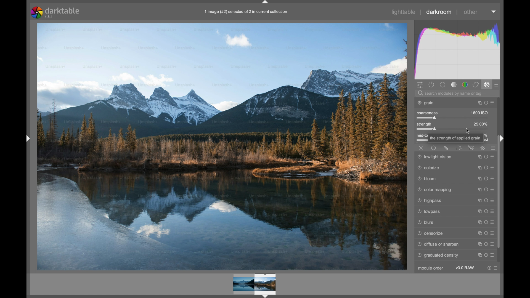 The image size is (530, 298). Describe the element at coordinates (432, 158) in the screenshot. I see `lowlight vision` at that location.